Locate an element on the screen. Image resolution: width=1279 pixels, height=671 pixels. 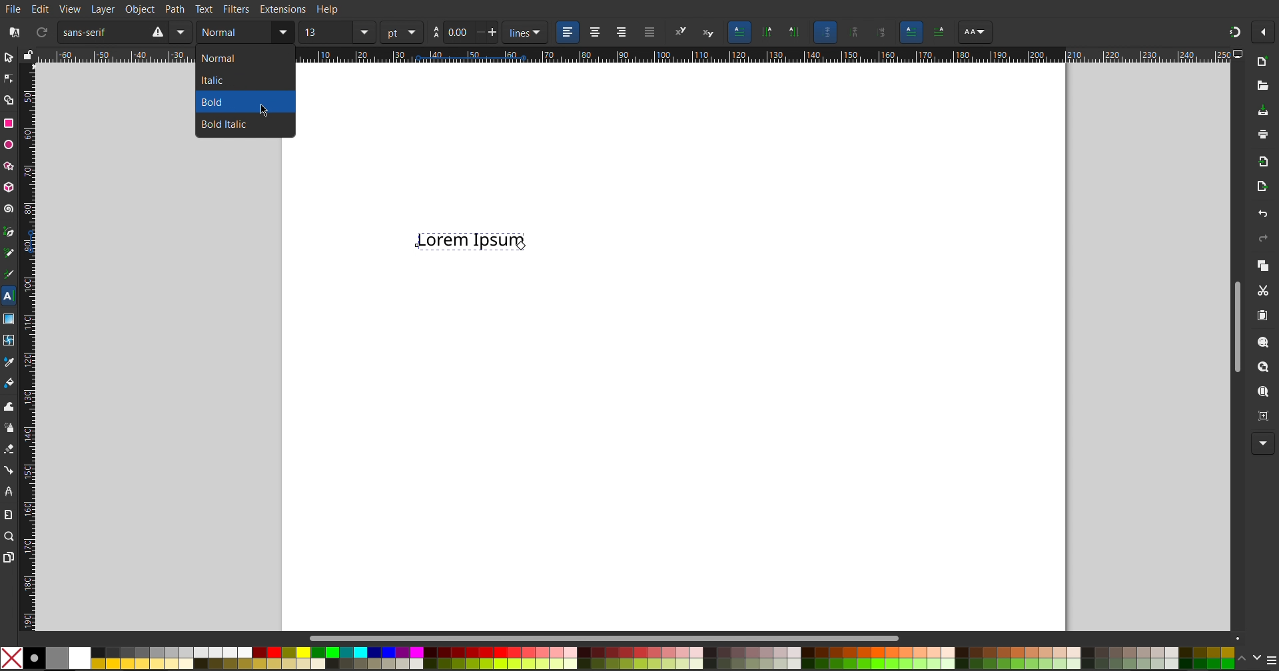
Bold Italic is located at coordinates (230, 124).